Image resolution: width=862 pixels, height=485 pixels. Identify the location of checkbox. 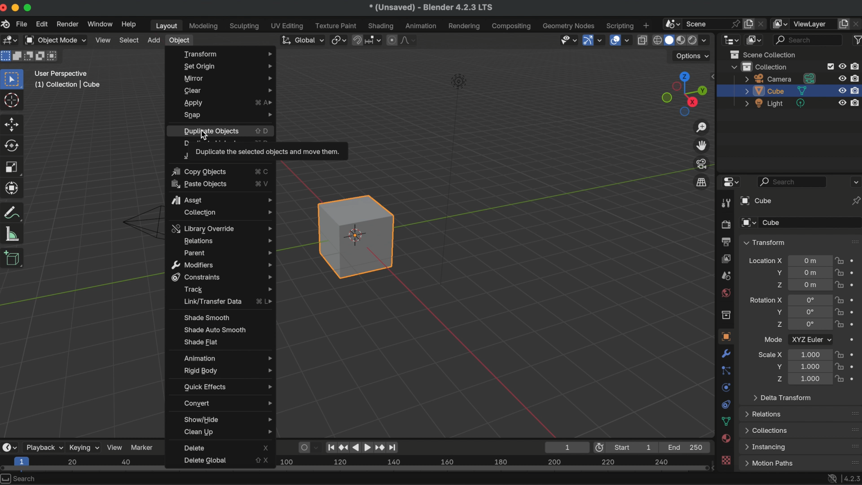
(829, 66).